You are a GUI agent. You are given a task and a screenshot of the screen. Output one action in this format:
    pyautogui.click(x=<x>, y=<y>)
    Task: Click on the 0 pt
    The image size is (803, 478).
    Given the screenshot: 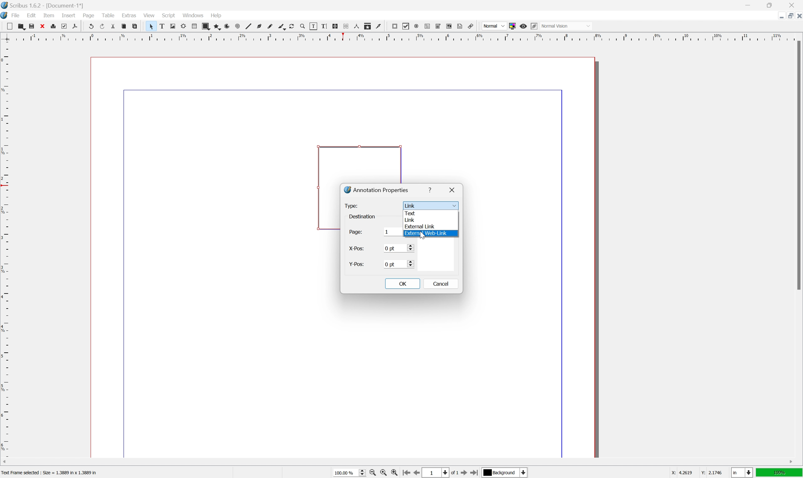 What is the action you would take?
    pyautogui.click(x=398, y=248)
    